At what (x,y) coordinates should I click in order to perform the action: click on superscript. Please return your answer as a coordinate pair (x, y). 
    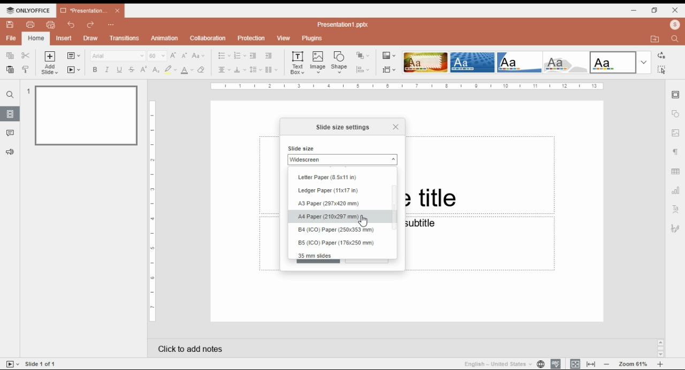
    Looking at the image, I should click on (144, 69).